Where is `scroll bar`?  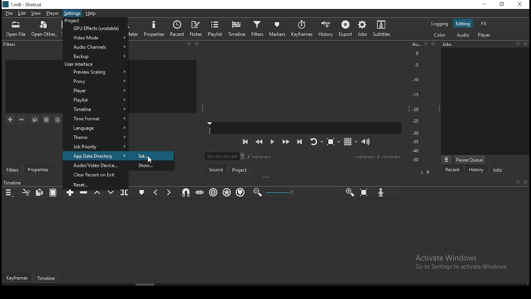
scroll bar is located at coordinates (157, 285).